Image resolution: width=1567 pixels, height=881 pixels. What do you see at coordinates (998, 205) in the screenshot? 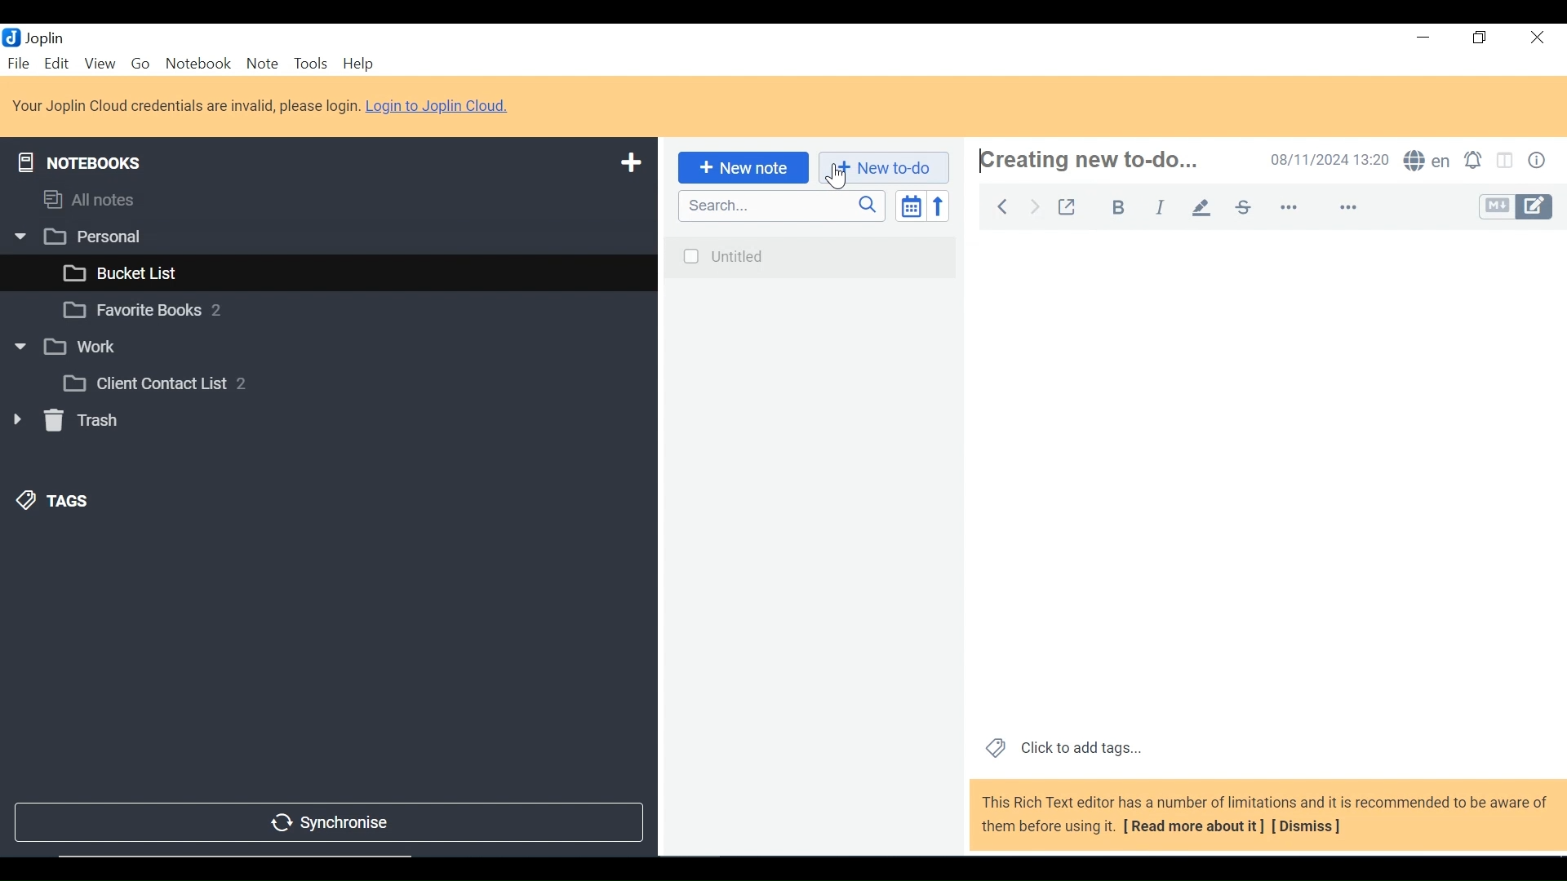
I see `Back` at bounding box center [998, 205].